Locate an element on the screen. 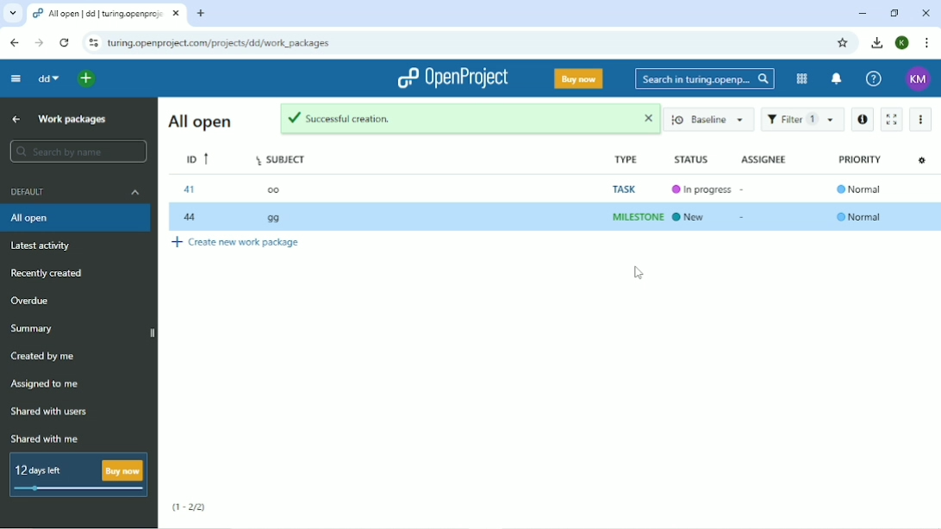 Image resolution: width=941 pixels, height=529 pixels. Task is located at coordinates (633, 185).